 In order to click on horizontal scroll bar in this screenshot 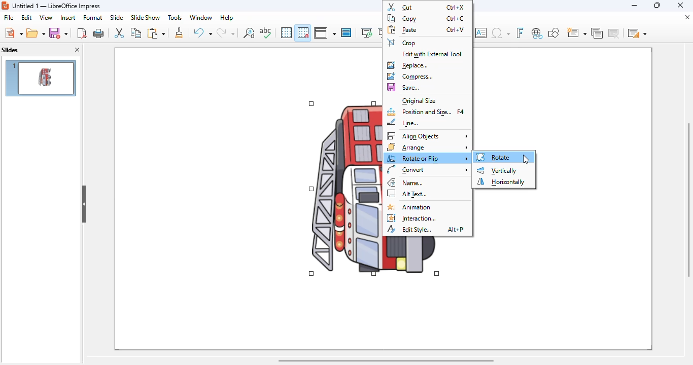, I will do `click(387, 361)`.